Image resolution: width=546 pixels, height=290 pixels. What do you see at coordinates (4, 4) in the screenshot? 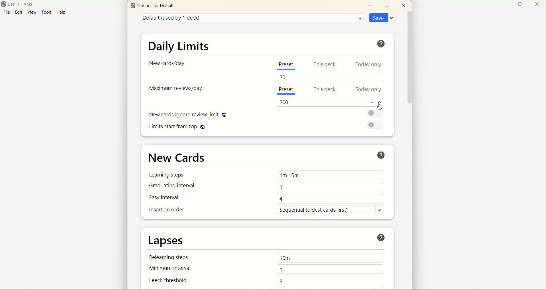
I see `logo` at bounding box center [4, 4].